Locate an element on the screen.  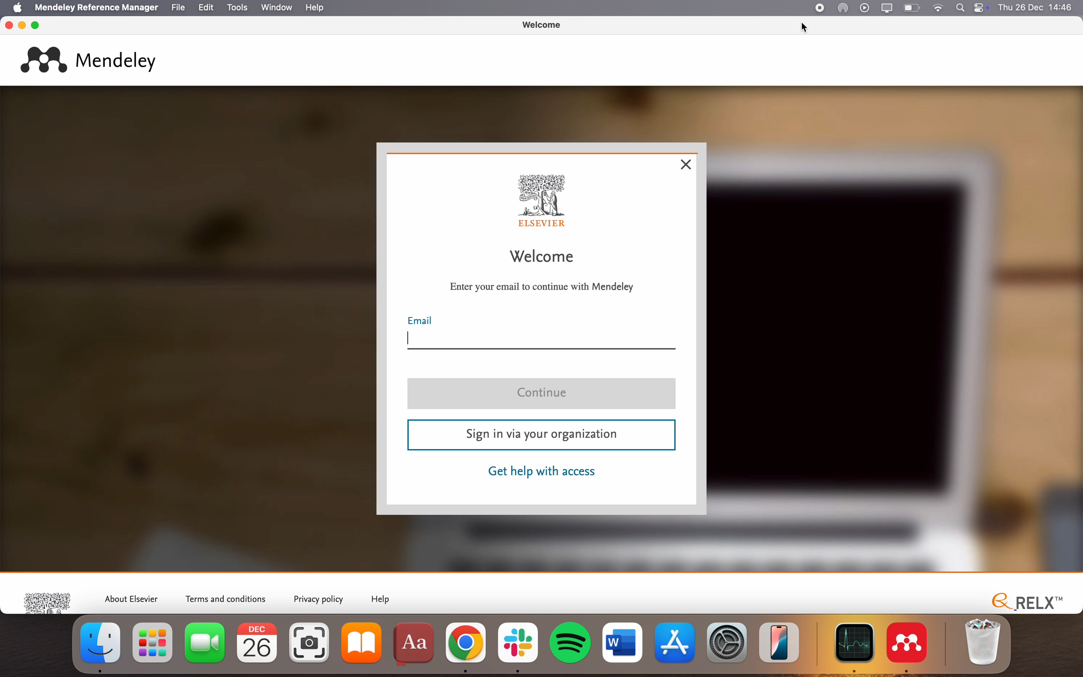
Thu 26 Dec  14:46 is located at coordinates (1039, 8).